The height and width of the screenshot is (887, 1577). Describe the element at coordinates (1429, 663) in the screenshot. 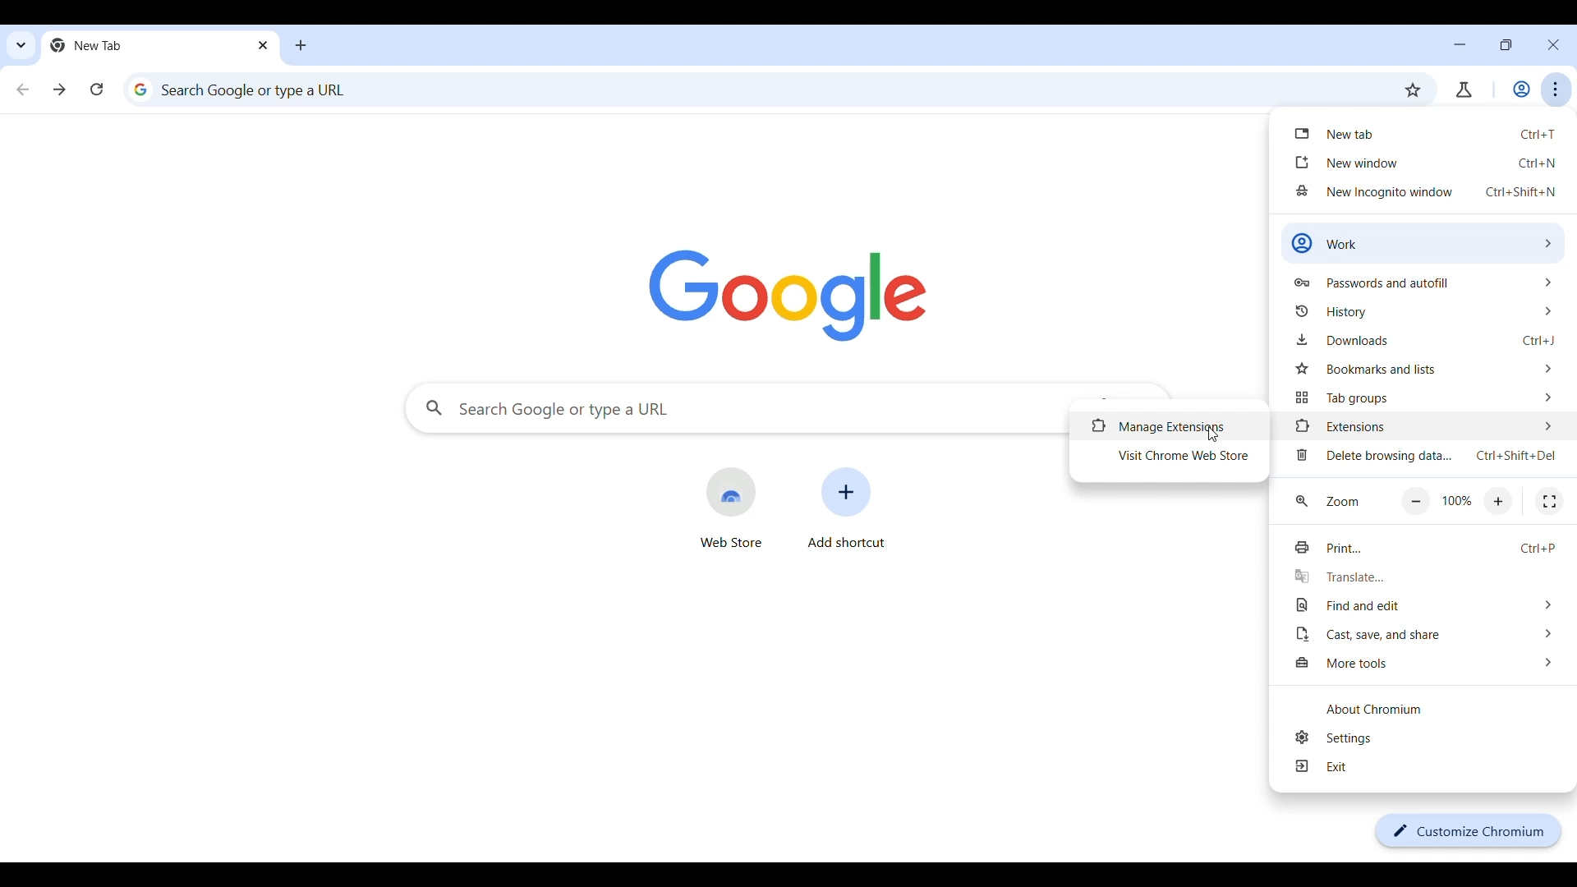

I see `More tool options` at that location.